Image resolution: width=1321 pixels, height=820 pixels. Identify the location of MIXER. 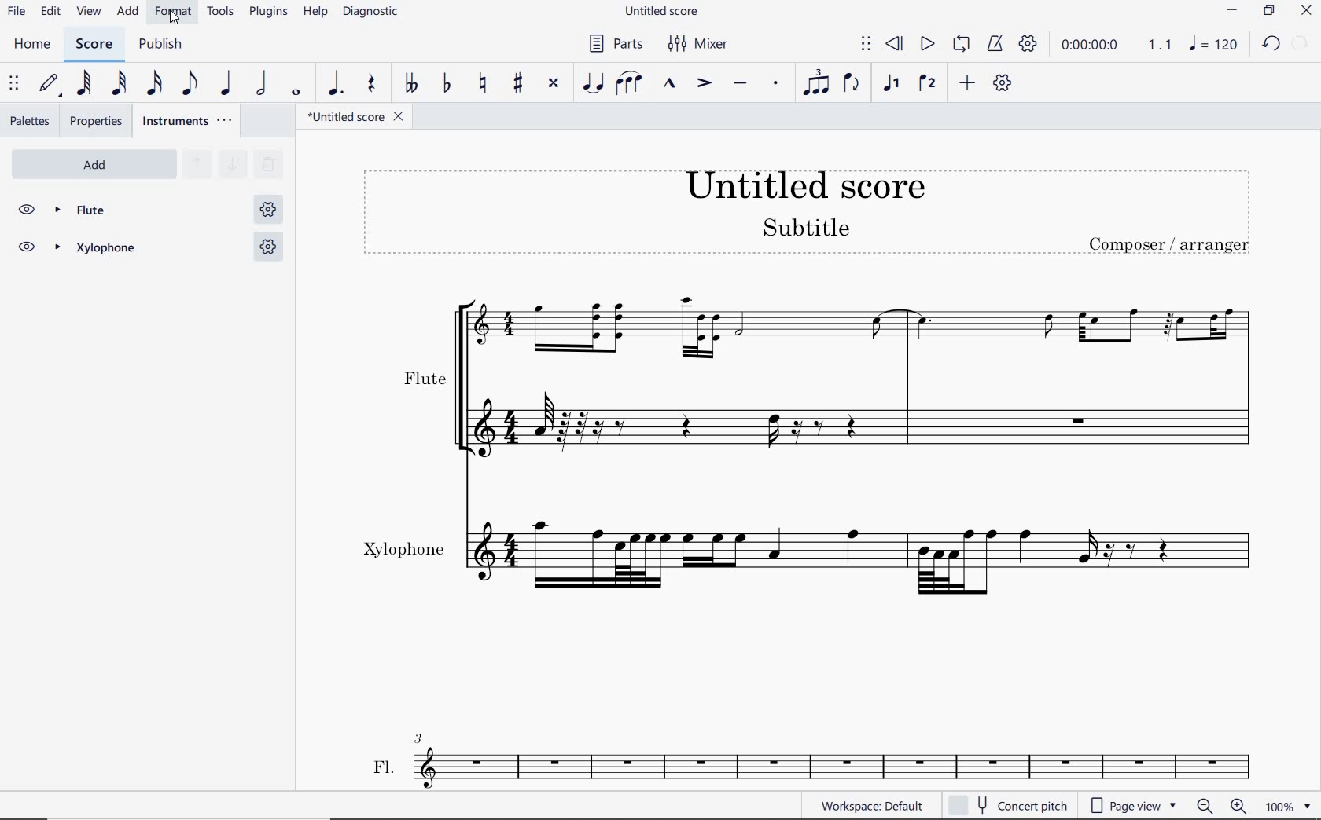
(701, 44).